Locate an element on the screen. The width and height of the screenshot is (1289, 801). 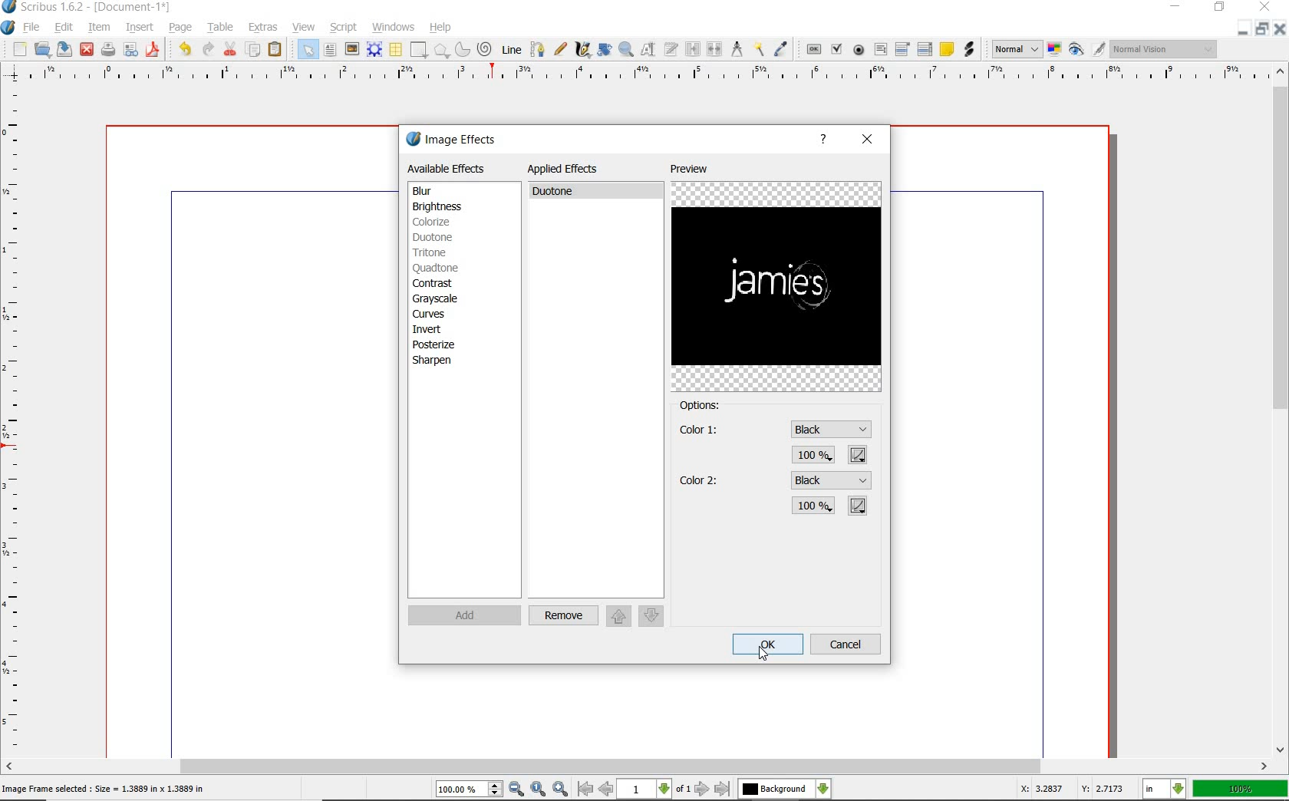
preview mode is located at coordinates (1086, 50).